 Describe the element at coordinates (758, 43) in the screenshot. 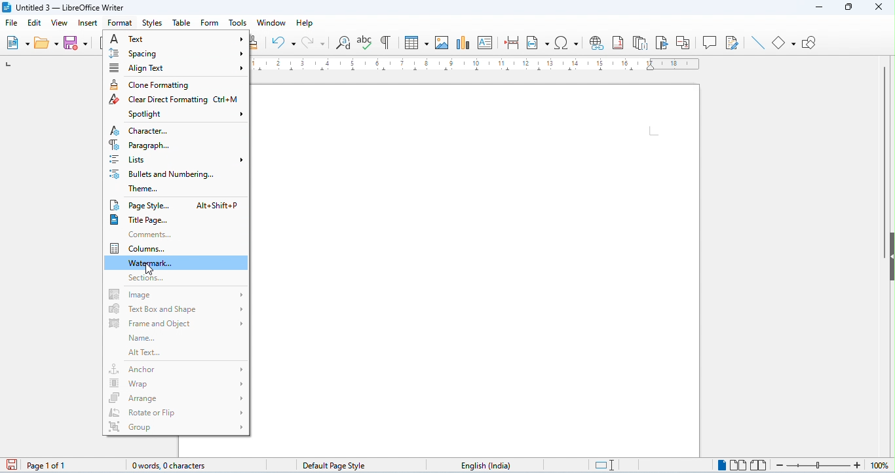

I see `line` at that location.